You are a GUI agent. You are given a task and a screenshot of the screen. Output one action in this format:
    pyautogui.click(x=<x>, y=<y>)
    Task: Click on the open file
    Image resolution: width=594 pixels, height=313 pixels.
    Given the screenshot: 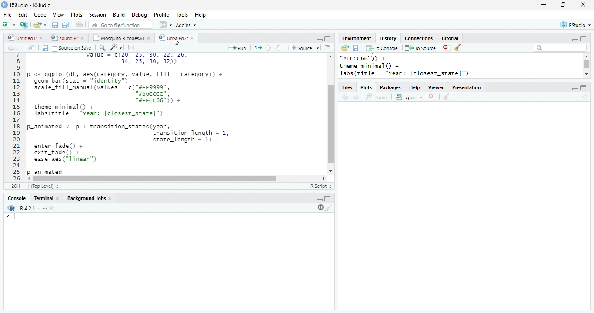 What is the action you would take?
    pyautogui.click(x=40, y=25)
    